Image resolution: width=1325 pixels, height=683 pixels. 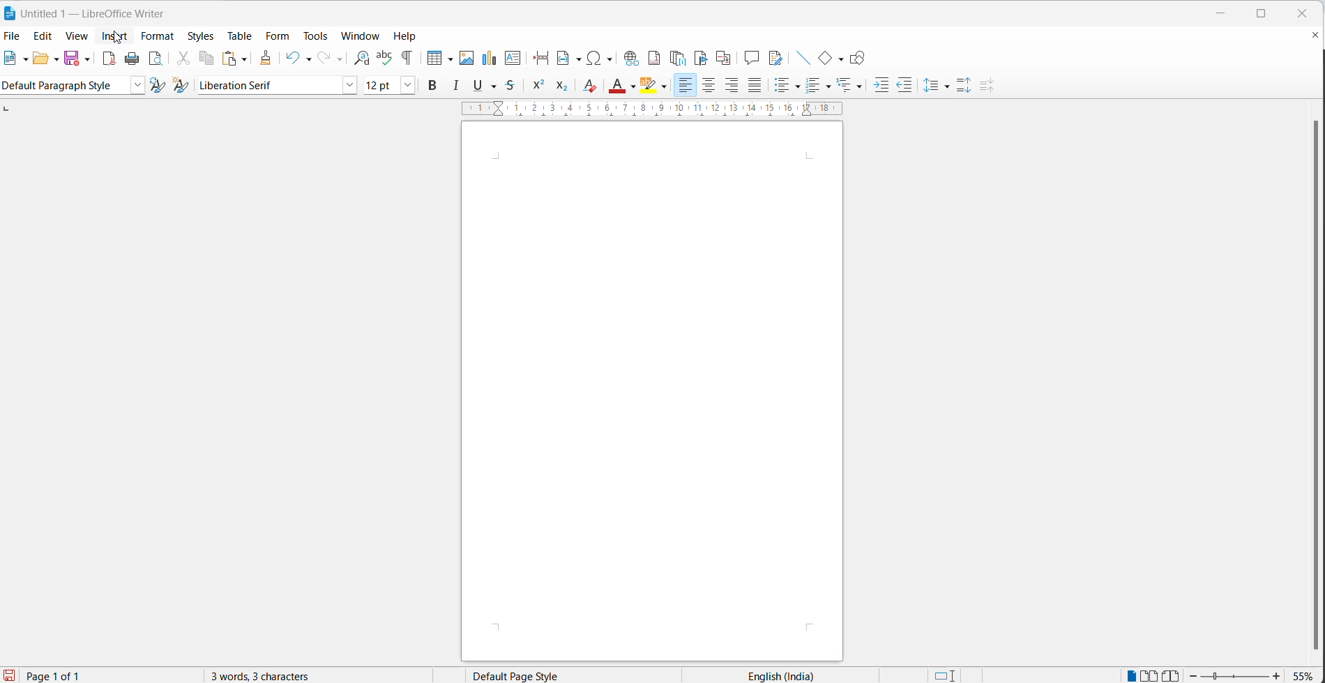 I want to click on zoom increase, so click(x=1279, y=675).